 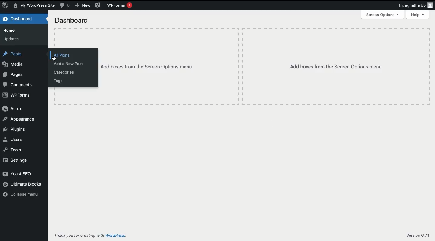 I want to click on Tags, so click(x=61, y=80).